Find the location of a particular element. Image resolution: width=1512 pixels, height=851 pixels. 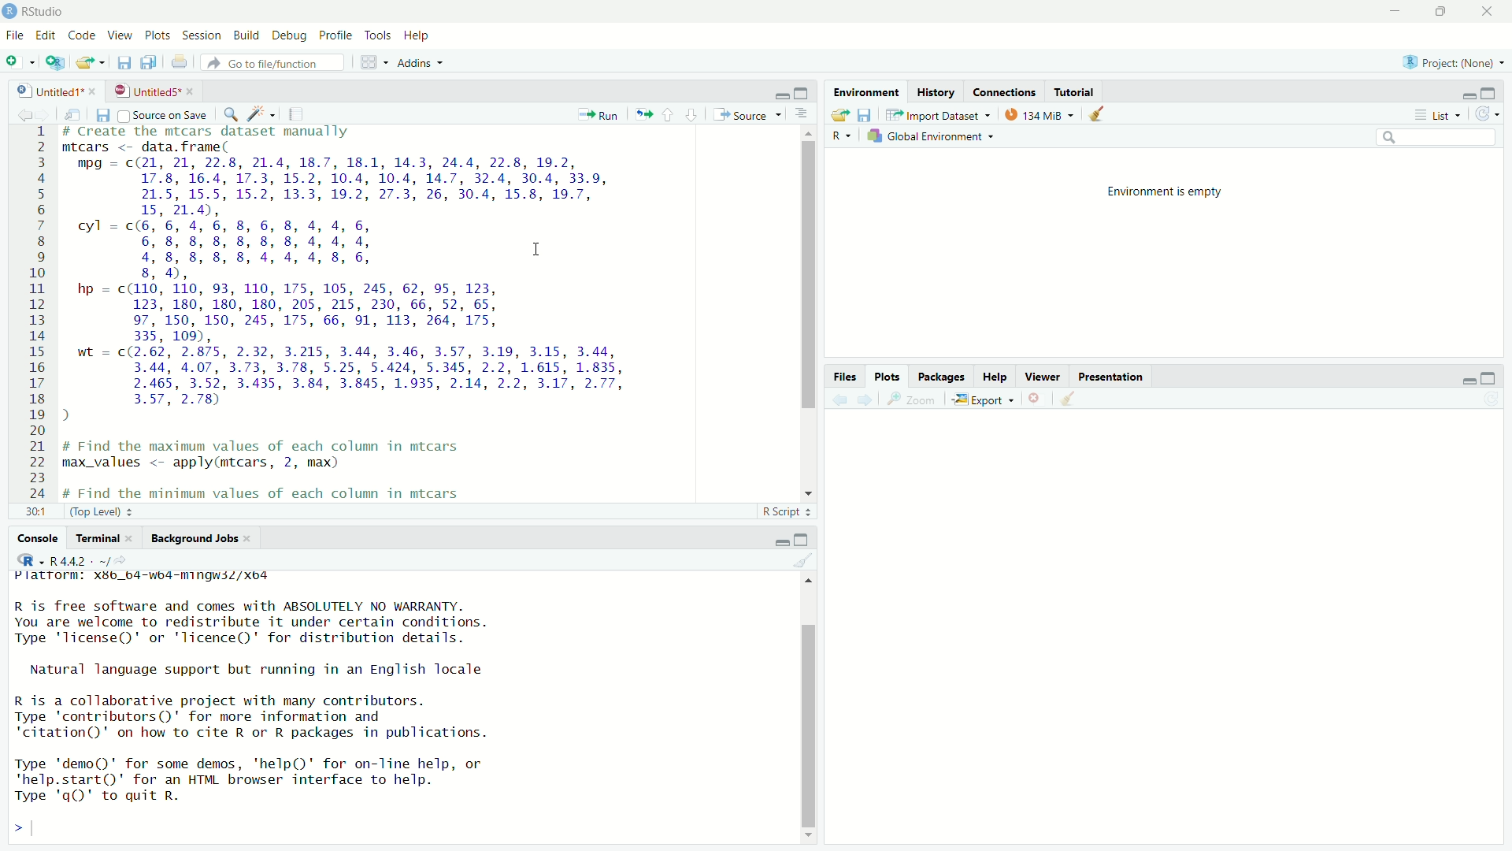

Terminal is located at coordinates (97, 539).